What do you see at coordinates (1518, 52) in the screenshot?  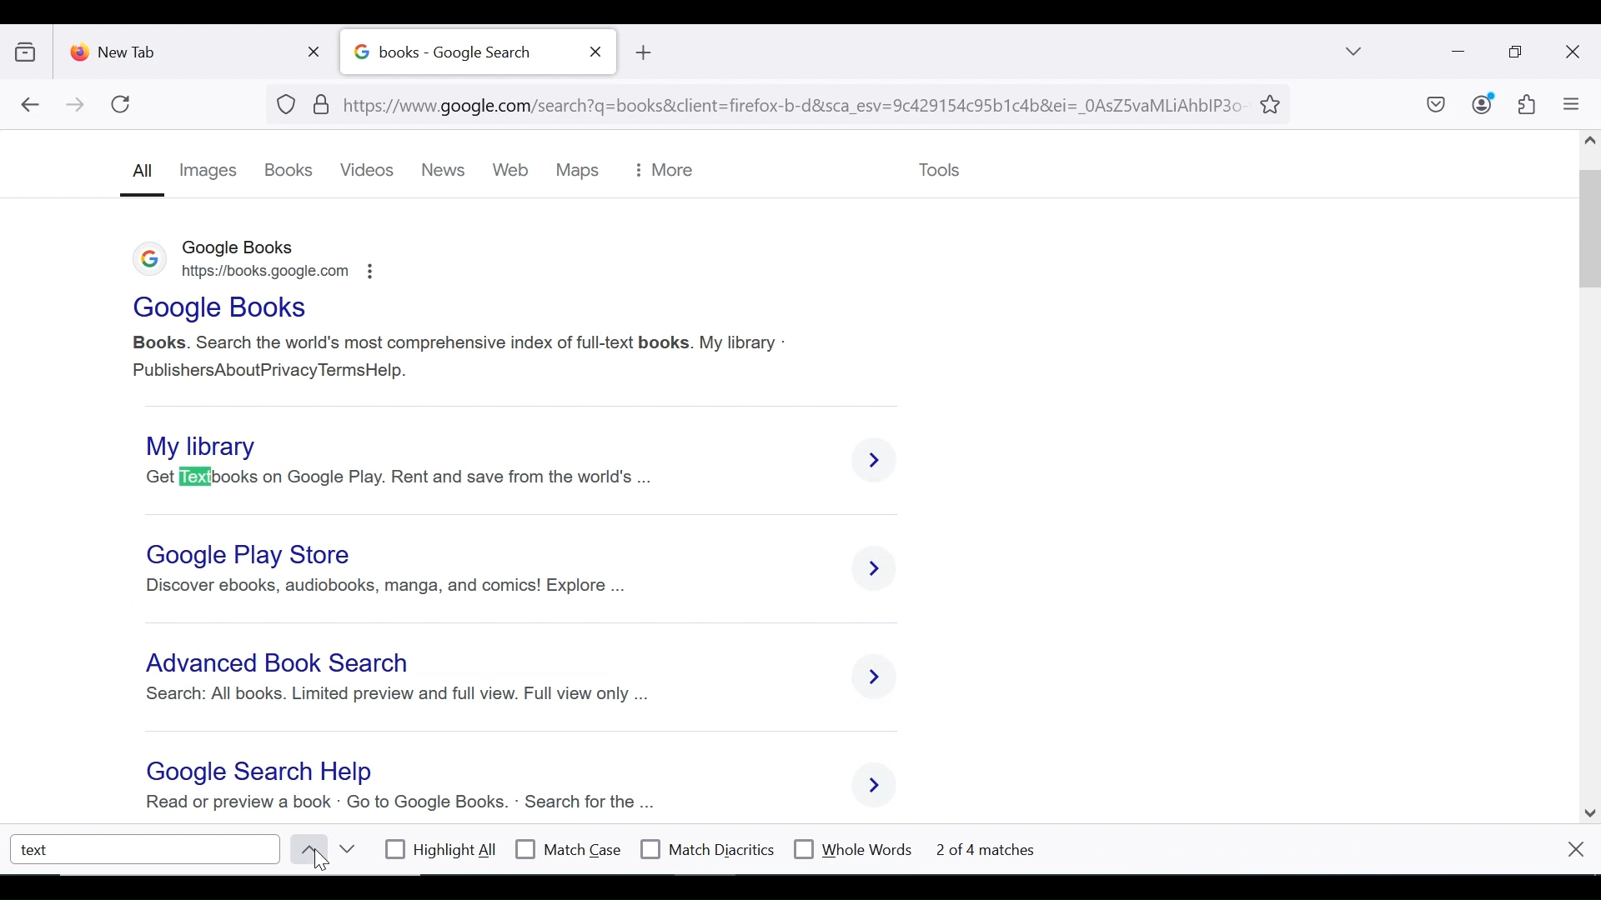 I see `restore` at bounding box center [1518, 52].